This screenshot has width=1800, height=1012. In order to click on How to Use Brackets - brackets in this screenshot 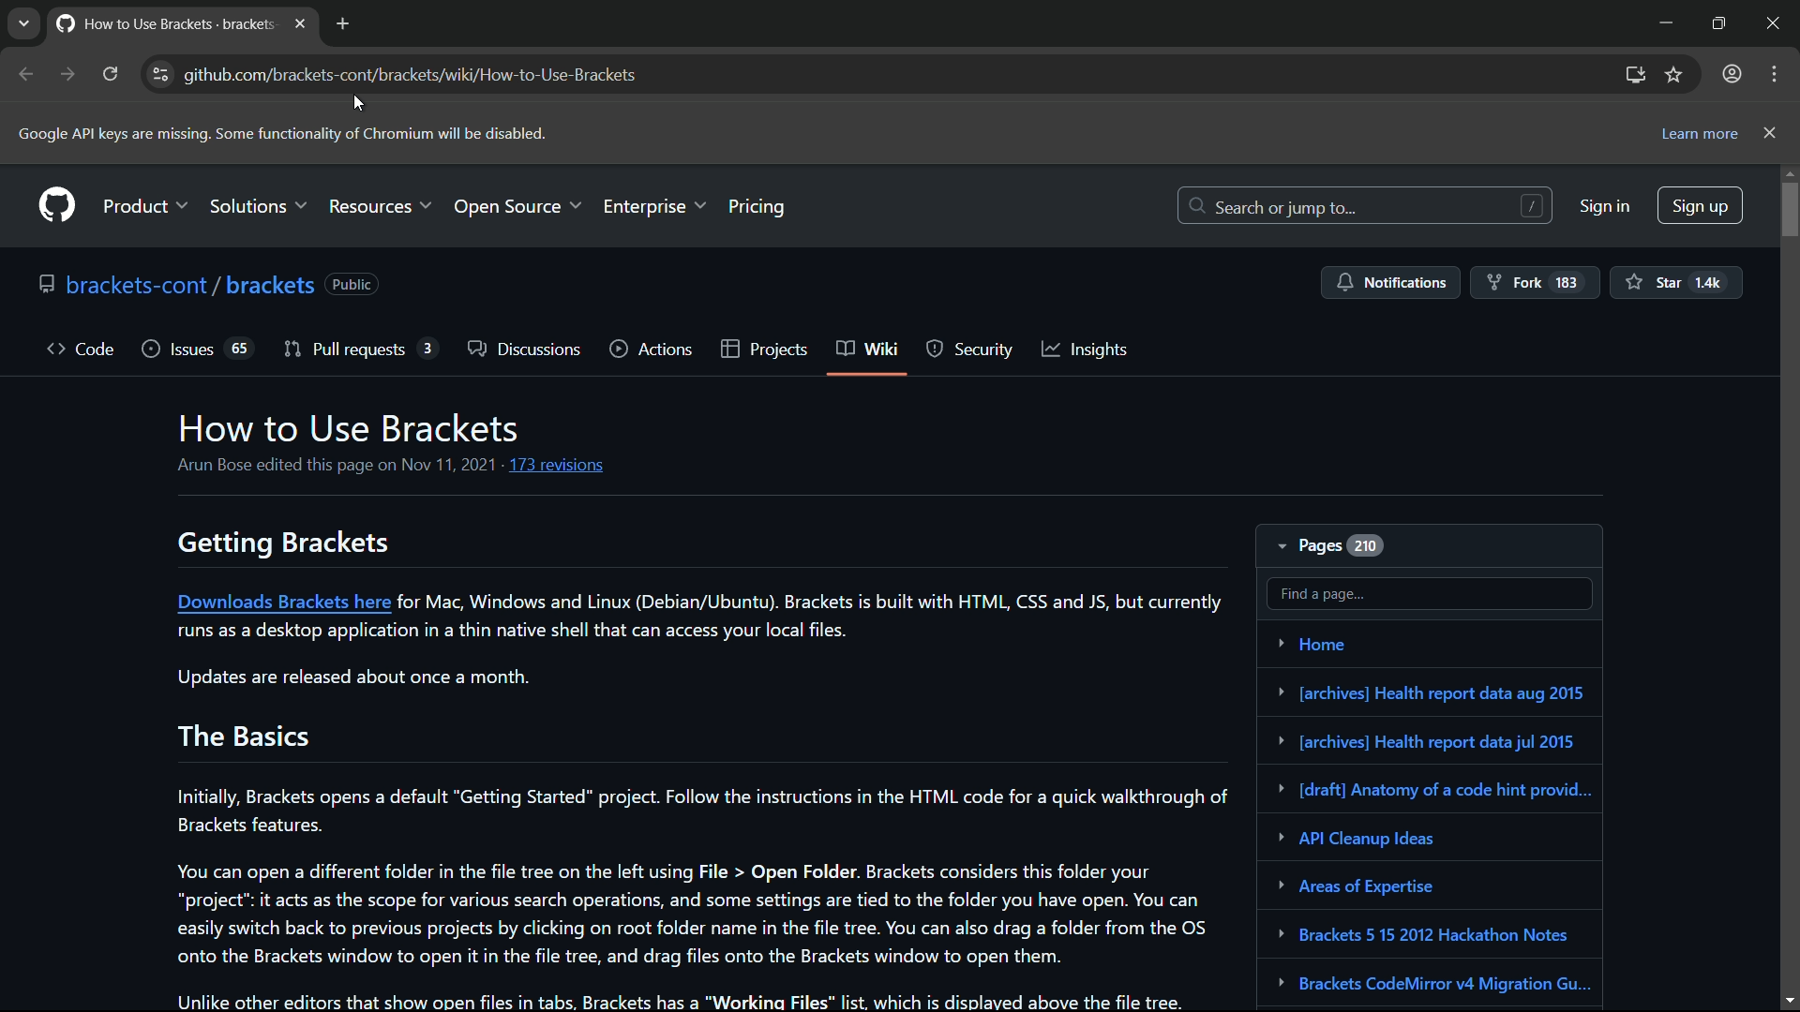, I will do `click(164, 26)`.